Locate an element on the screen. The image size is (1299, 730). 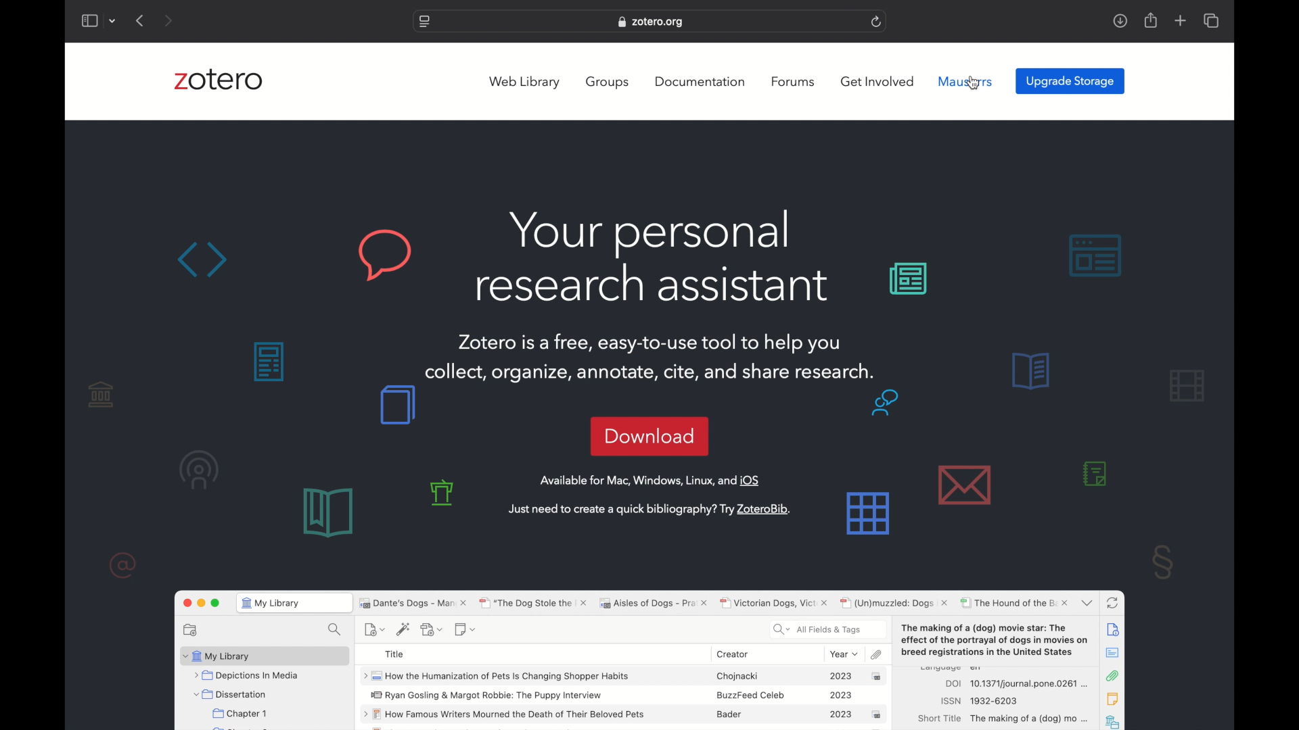
web library is located at coordinates (524, 82).